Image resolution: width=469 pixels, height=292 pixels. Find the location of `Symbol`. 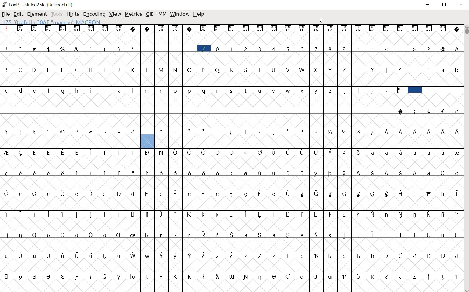

Symbol is located at coordinates (387, 256).